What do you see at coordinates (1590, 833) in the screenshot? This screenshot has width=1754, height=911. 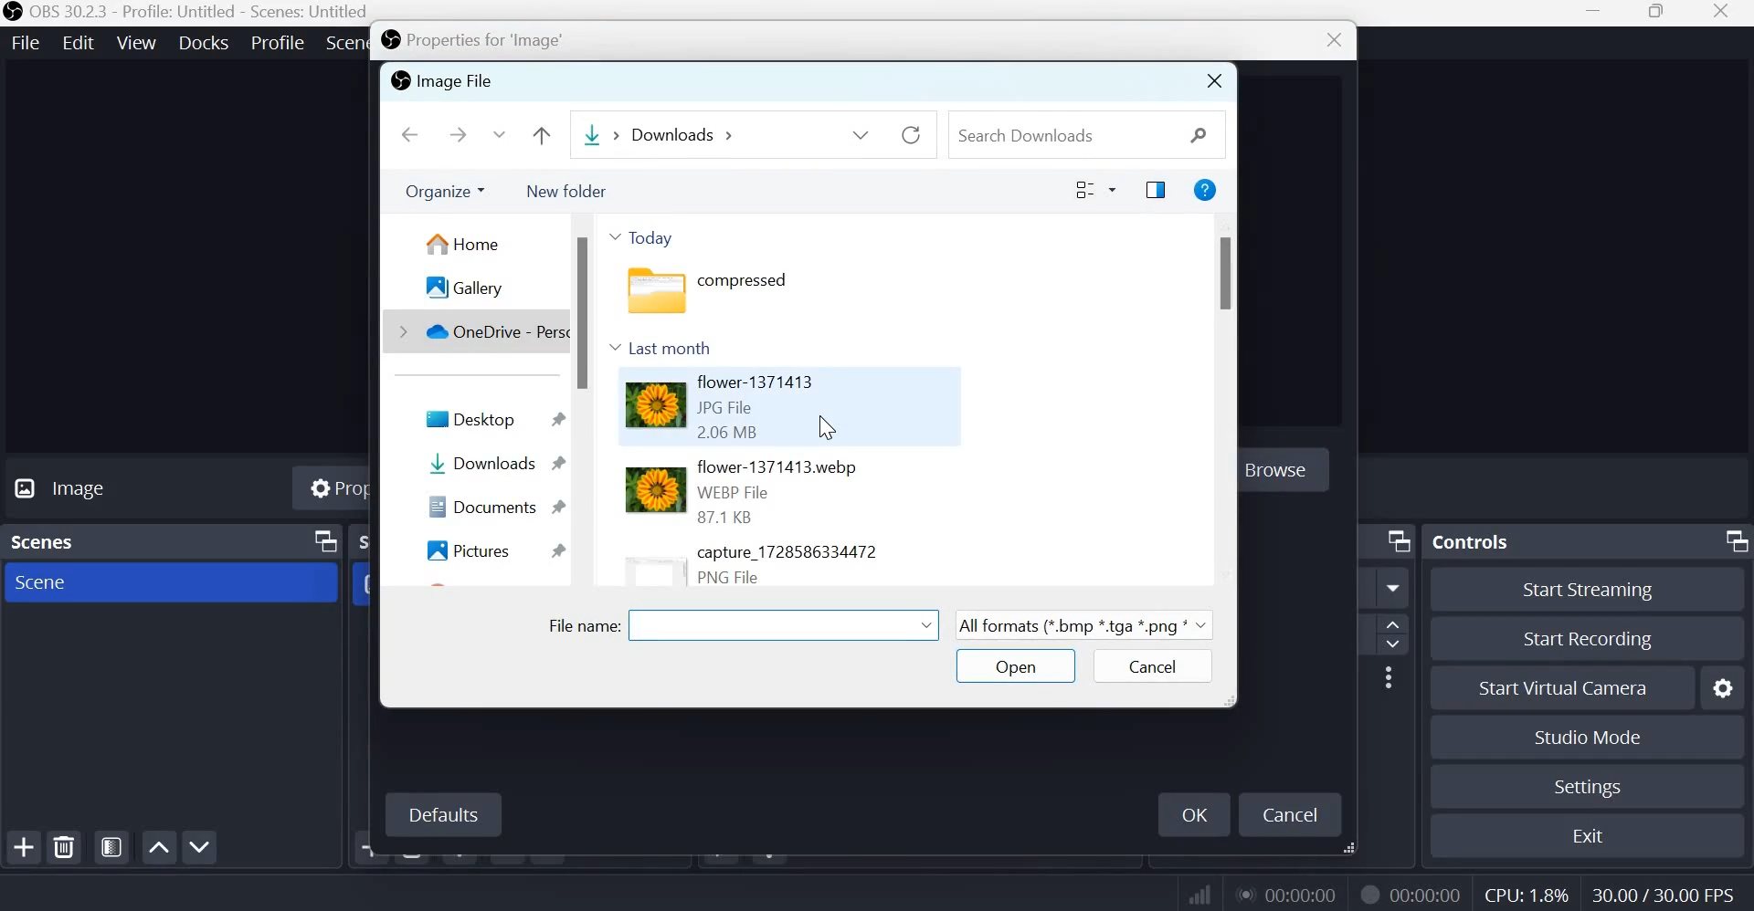 I see `Exit` at bounding box center [1590, 833].